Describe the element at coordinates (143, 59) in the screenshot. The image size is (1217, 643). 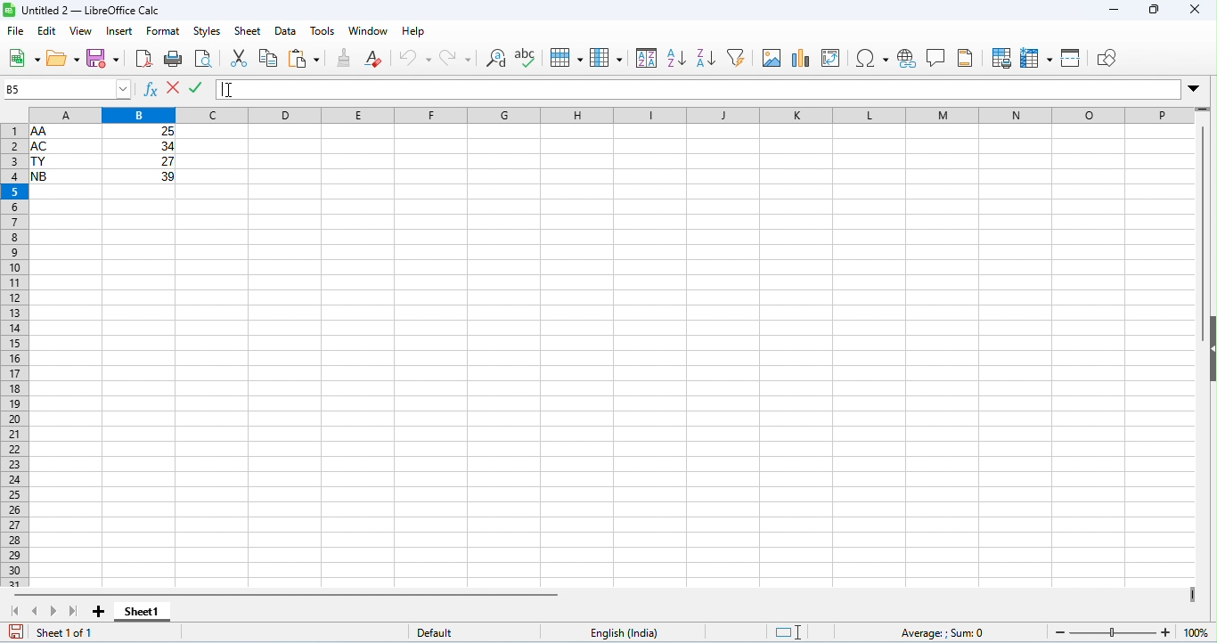
I see `export pdf` at that location.